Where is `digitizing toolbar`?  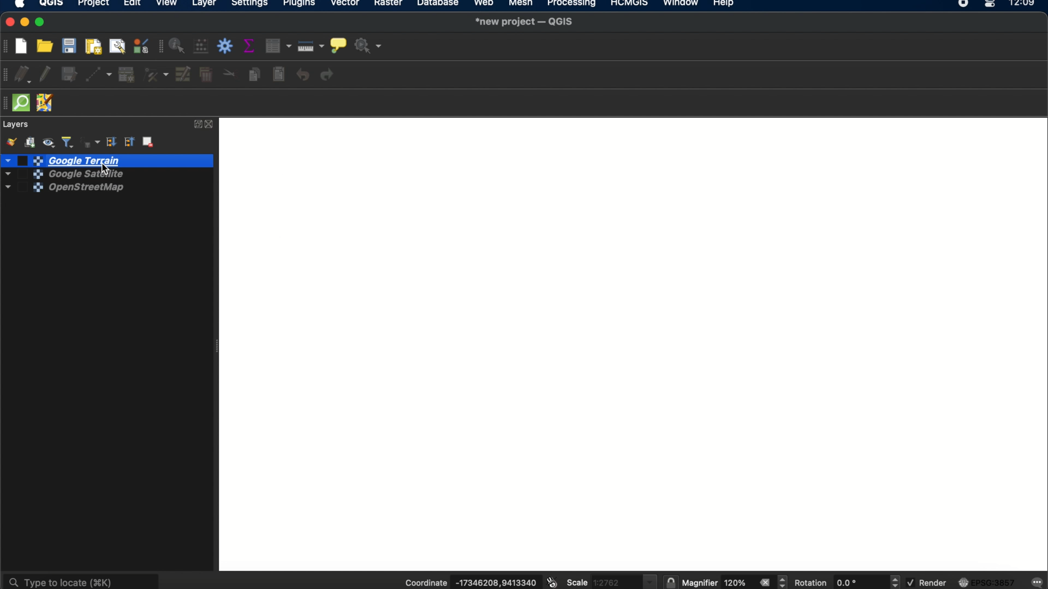
digitizing toolbar is located at coordinates (7, 75).